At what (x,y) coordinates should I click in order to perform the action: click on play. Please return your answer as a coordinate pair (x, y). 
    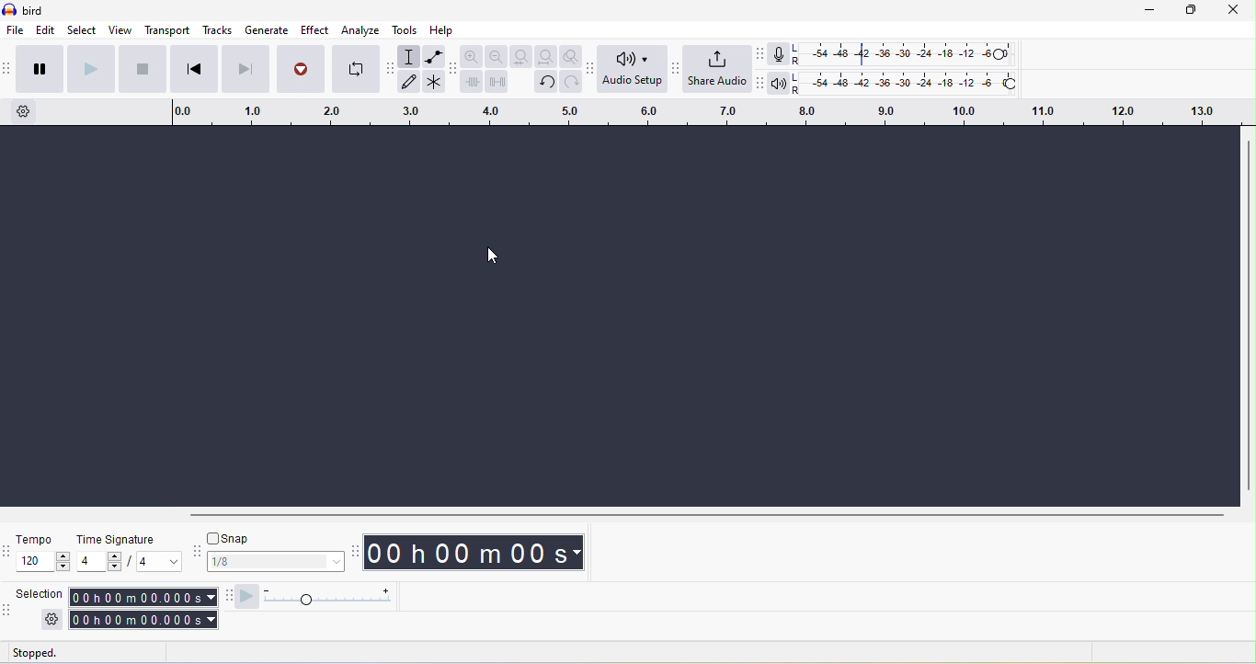
    Looking at the image, I should click on (86, 68).